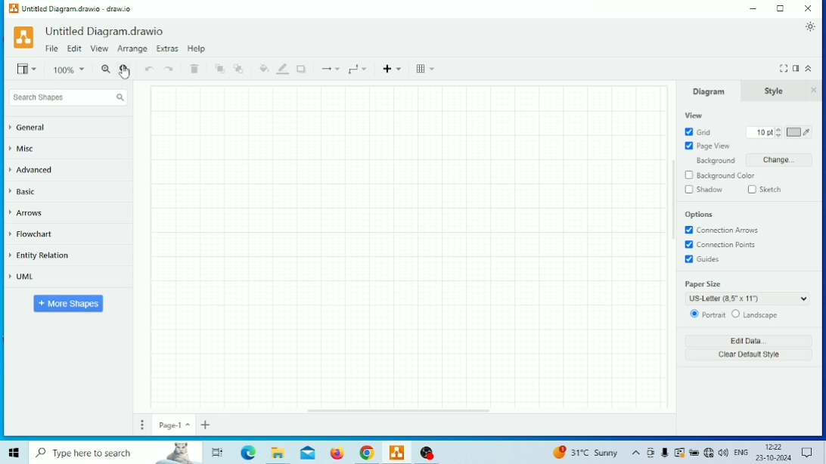 This screenshot has width=826, height=464. What do you see at coordinates (330, 69) in the screenshot?
I see `Connection` at bounding box center [330, 69].